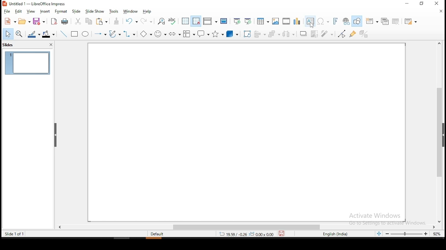  Describe the element at coordinates (224, 21) in the screenshot. I see `master slide` at that location.